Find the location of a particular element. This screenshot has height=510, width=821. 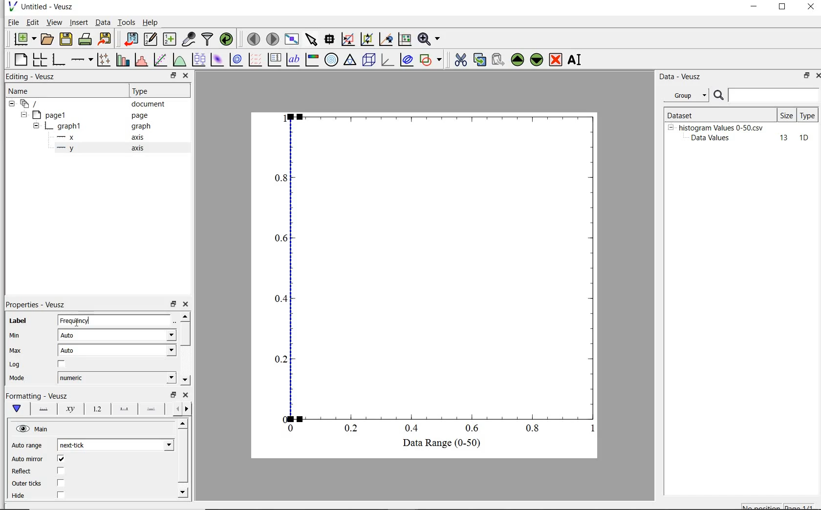

plot 2d dataset as an image is located at coordinates (217, 60).